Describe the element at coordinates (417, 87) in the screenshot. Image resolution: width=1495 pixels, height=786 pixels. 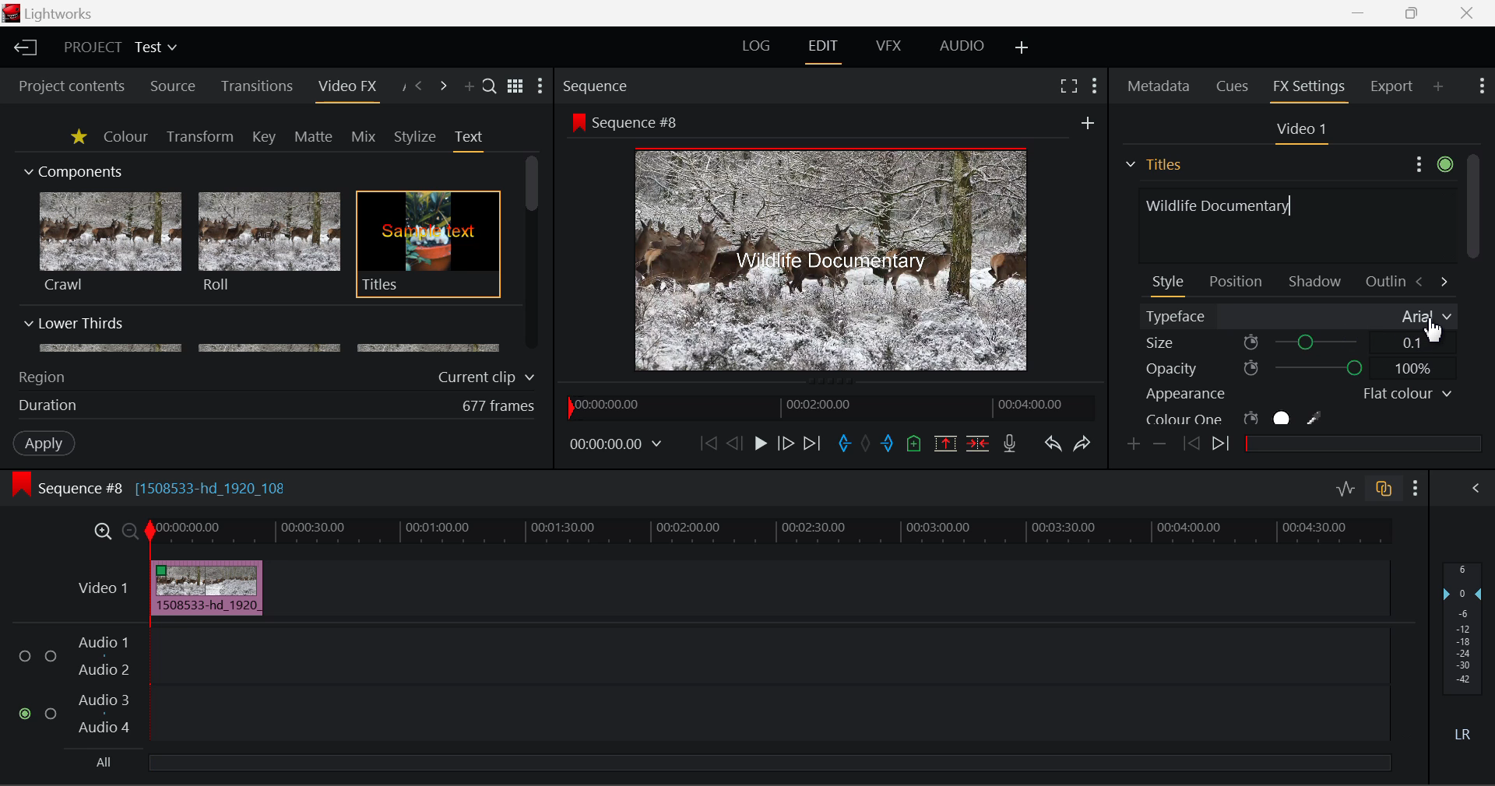
I see `Previous Panel` at that location.